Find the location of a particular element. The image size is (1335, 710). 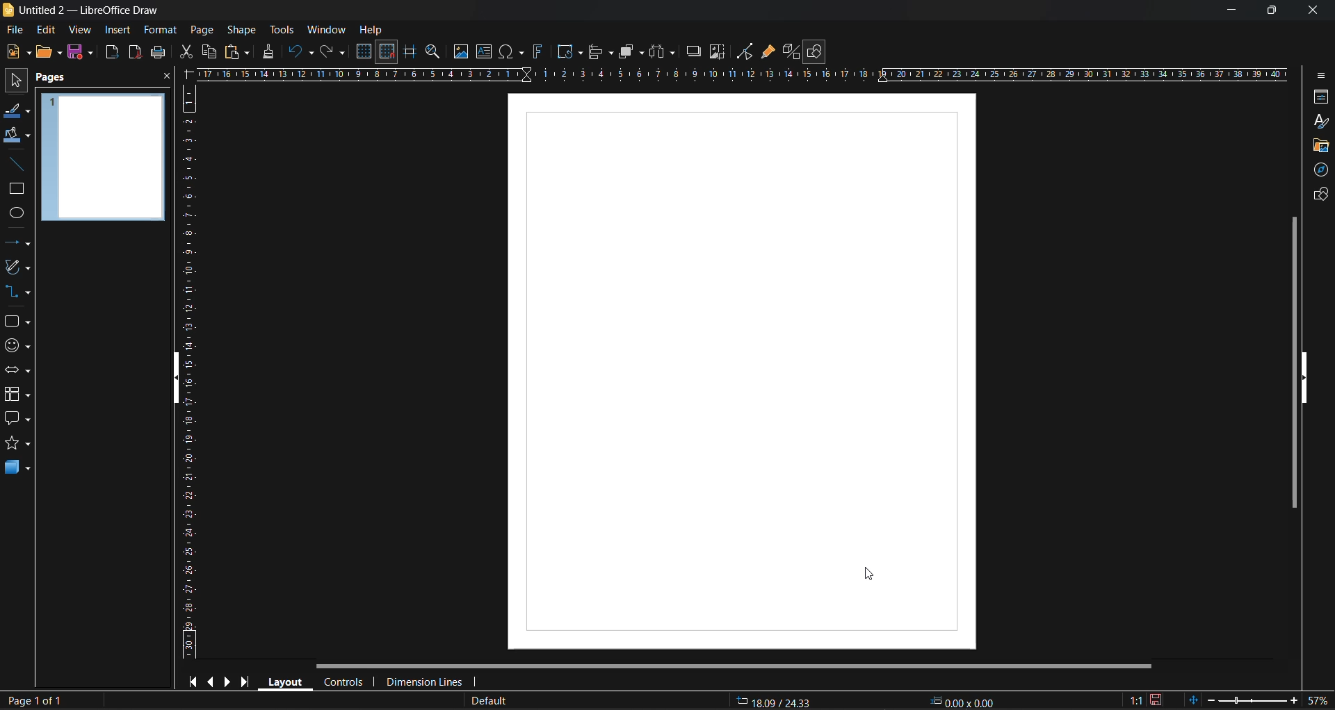

new is located at coordinates (15, 53).